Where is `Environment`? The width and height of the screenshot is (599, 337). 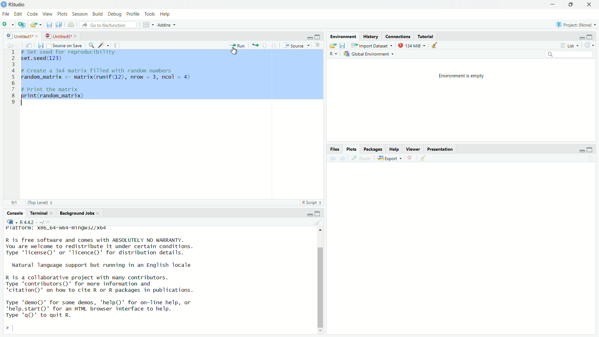 Environment is located at coordinates (343, 36).